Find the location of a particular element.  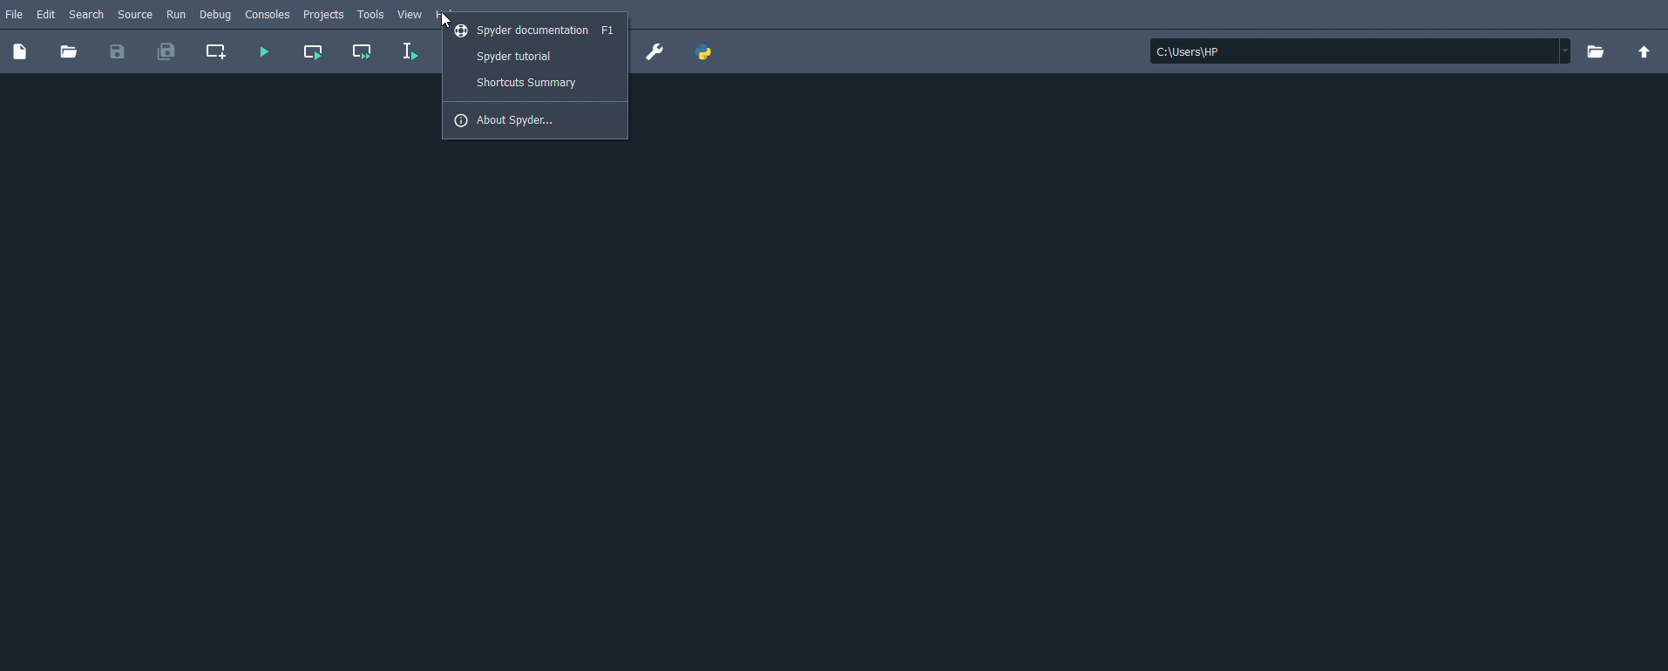

Open file is located at coordinates (71, 52).